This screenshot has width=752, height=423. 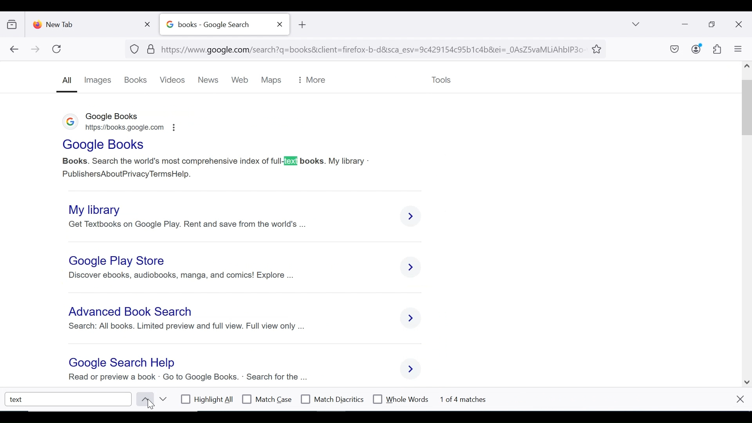 I want to click on next, so click(x=163, y=399).